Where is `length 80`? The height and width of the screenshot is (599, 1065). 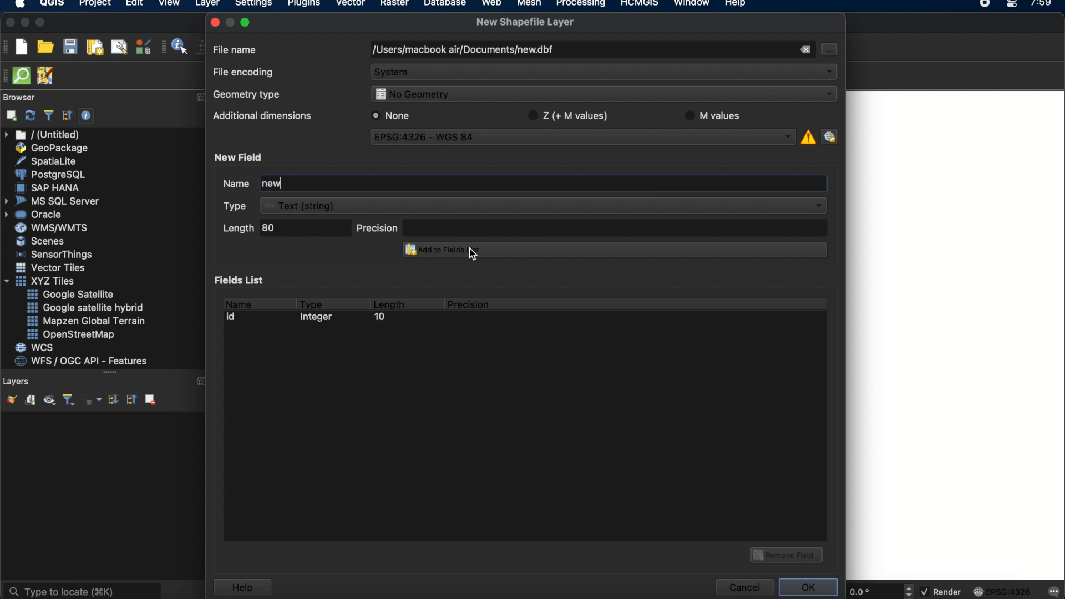 length 80 is located at coordinates (285, 230).